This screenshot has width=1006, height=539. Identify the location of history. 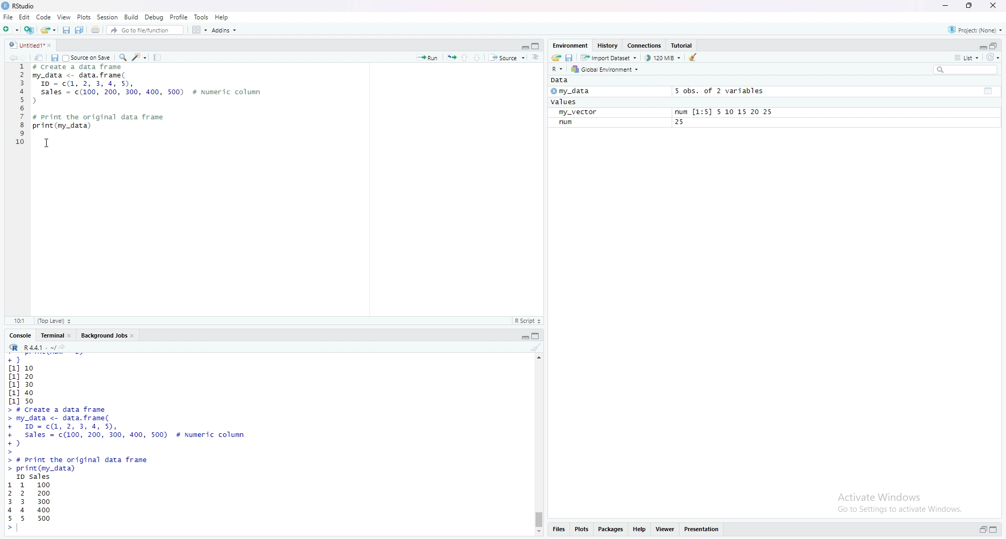
(608, 46).